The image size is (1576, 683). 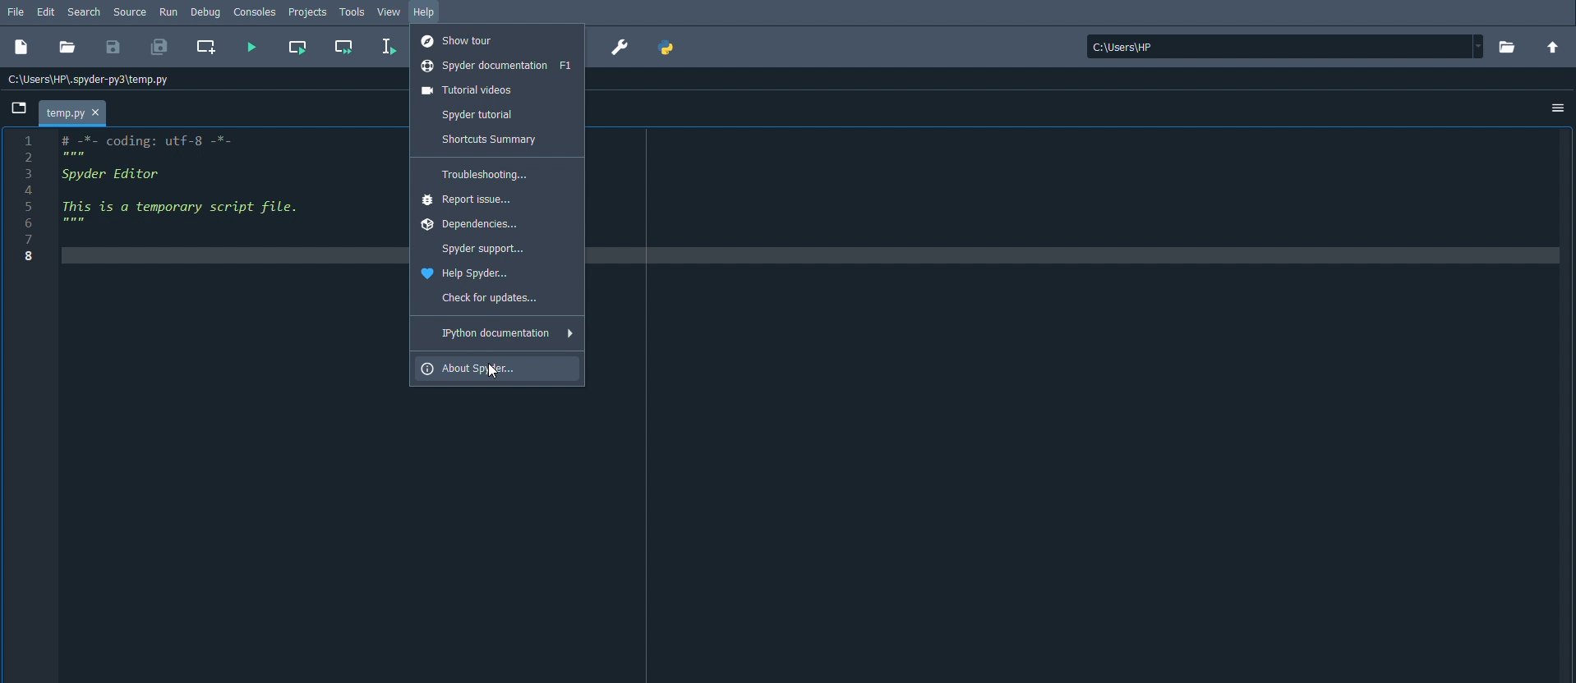 I want to click on Spyder documentation, so click(x=496, y=64).